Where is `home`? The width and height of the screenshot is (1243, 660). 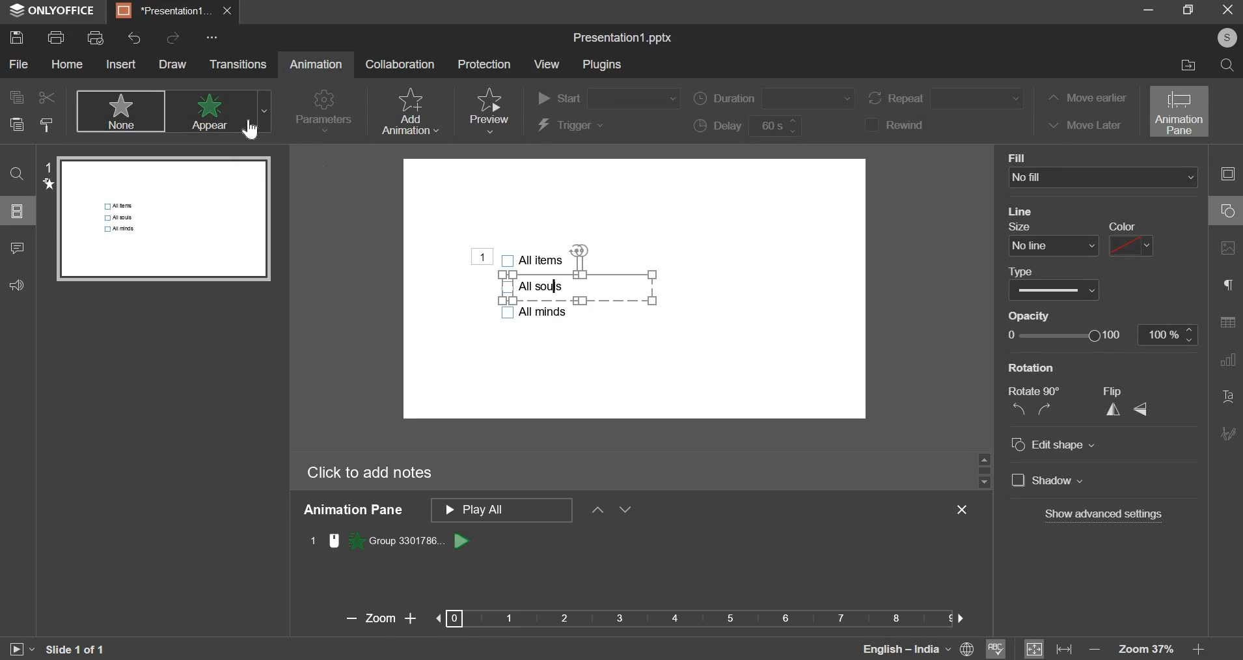
home is located at coordinates (67, 64).